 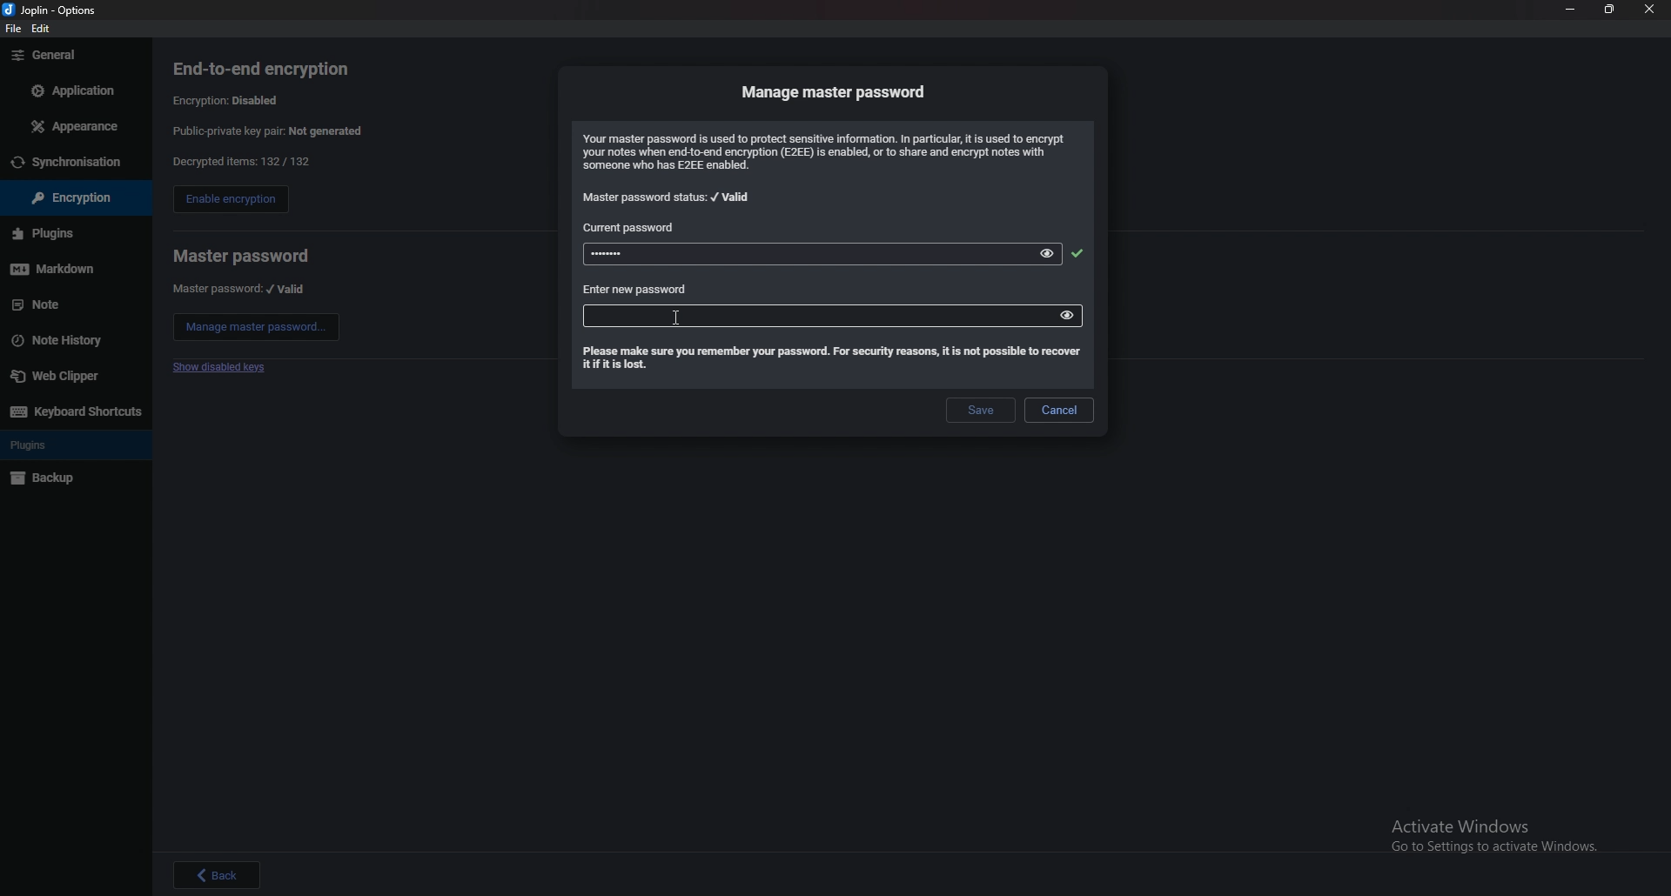 I want to click on note, so click(x=70, y=304).